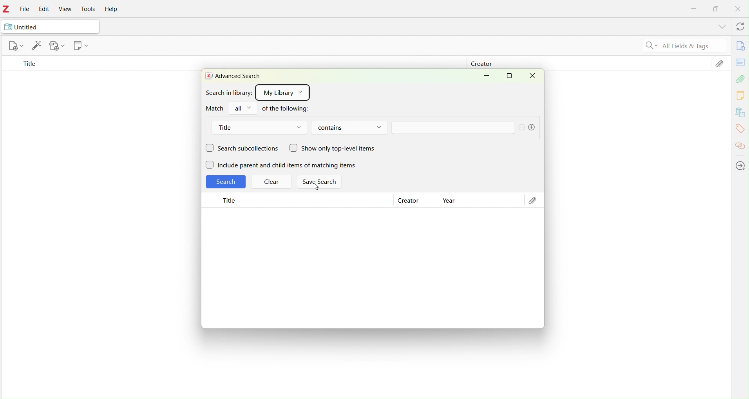  Describe the element at coordinates (29, 65) in the screenshot. I see `Title` at that location.